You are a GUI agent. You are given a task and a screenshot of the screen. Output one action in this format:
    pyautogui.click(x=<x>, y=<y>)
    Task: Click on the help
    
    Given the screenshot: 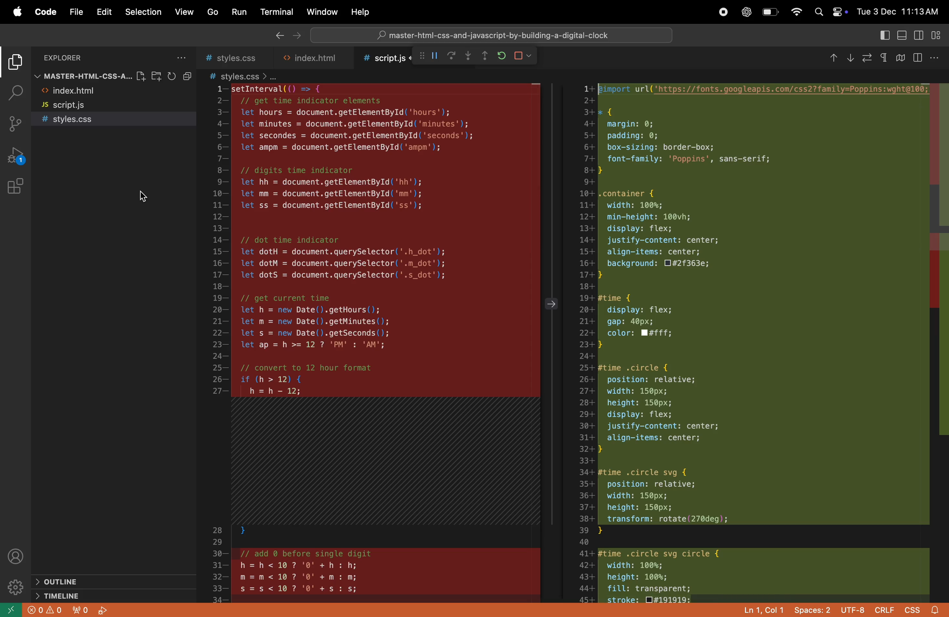 What is the action you would take?
    pyautogui.click(x=360, y=11)
    